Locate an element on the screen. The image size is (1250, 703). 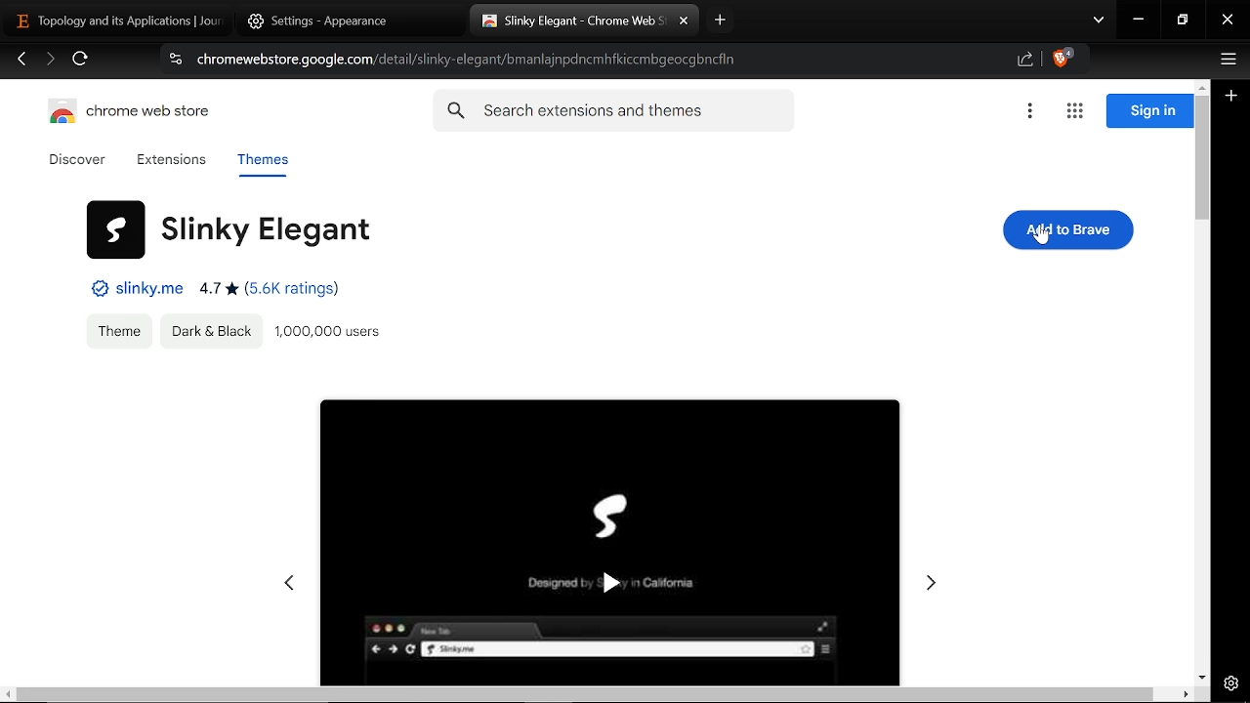
Close is located at coordinates (1228, 21).